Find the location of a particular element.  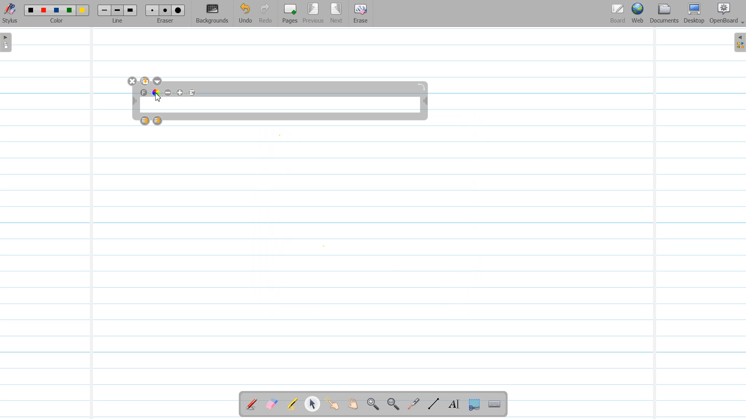

Select and modify Object is located at coordinates (312, 404).